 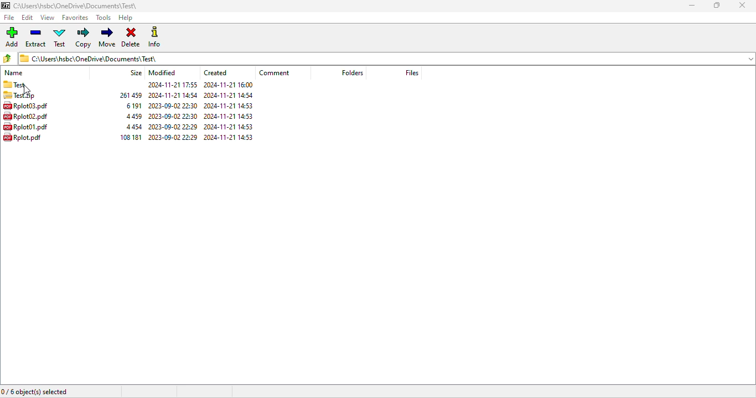 I want to click on 0/6 object(s) selected, so click(x=34, y=392).